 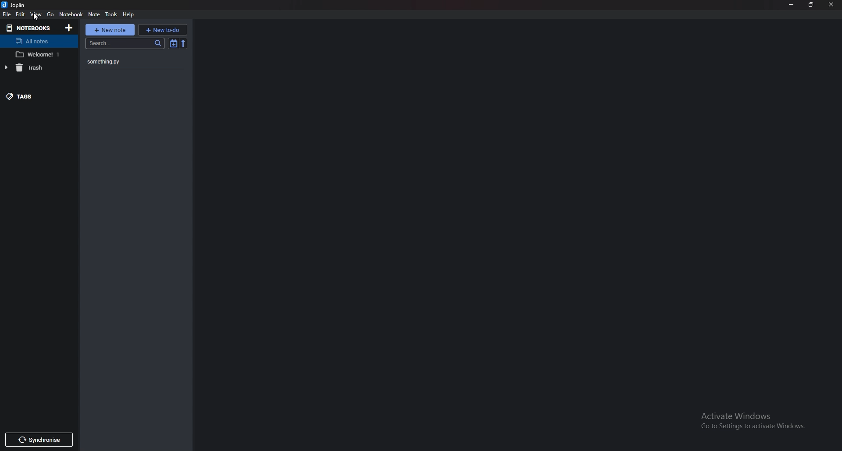 I want to click on Toggle sort order, so click(x=173, y=43).